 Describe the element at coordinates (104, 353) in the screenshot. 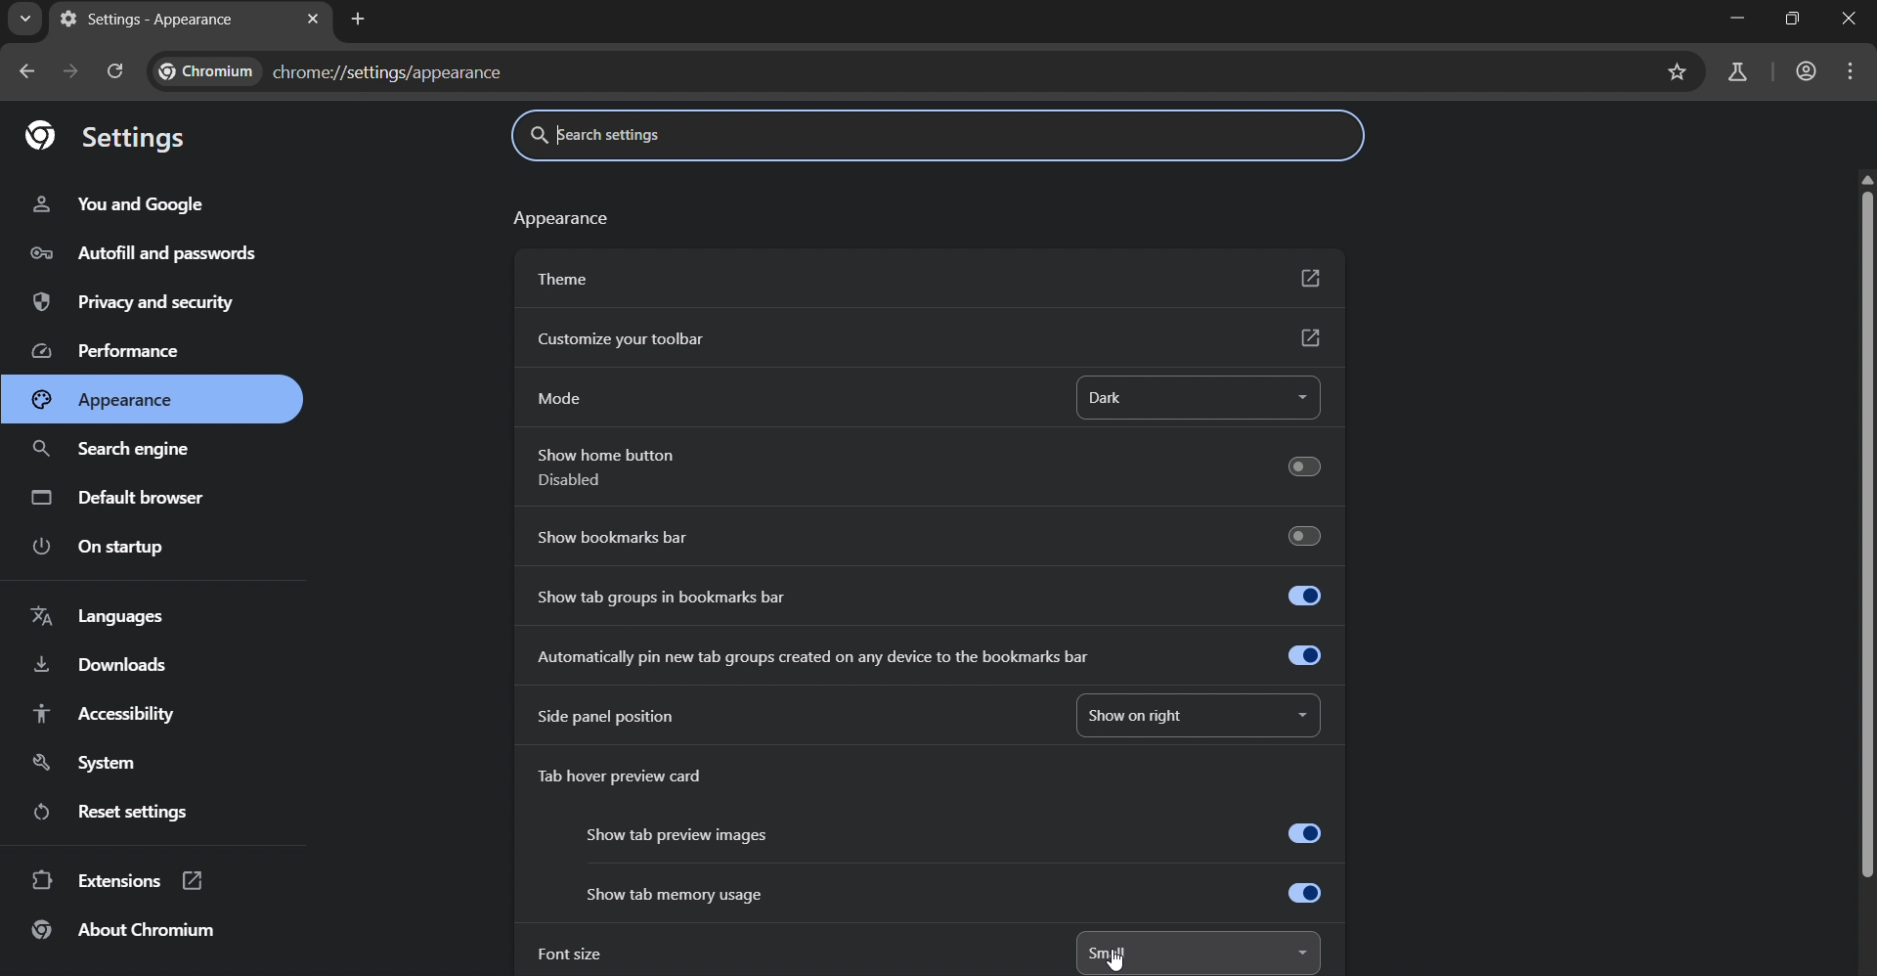

I see `performance` at that location.